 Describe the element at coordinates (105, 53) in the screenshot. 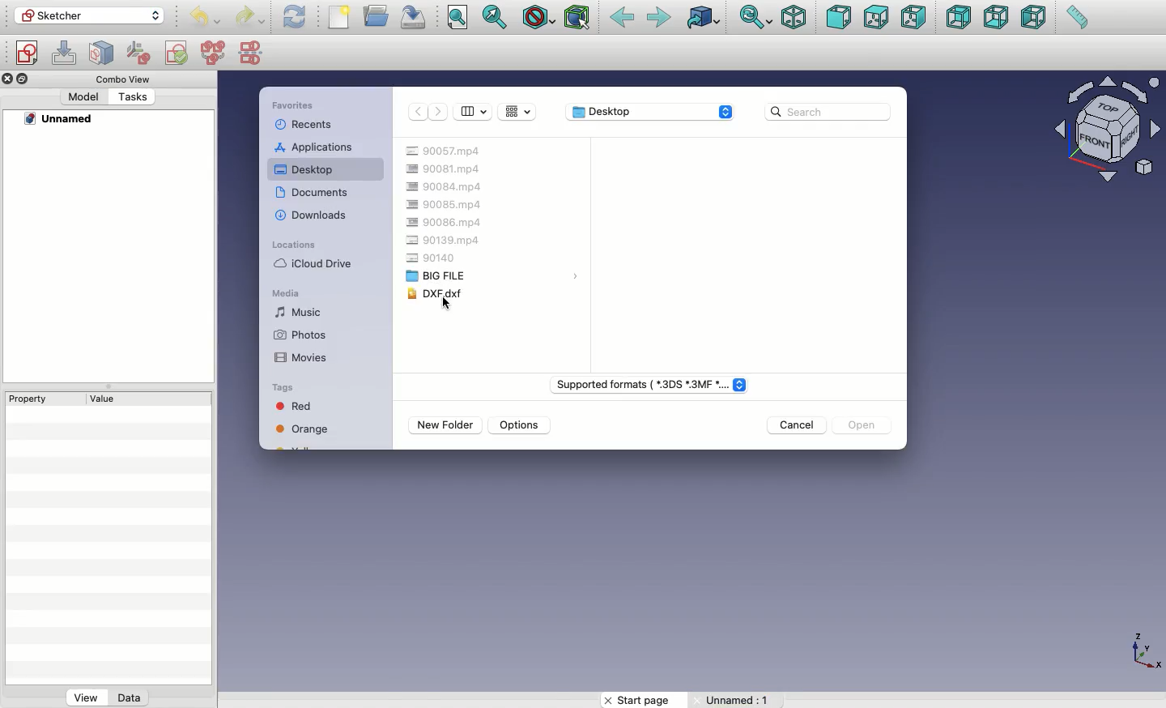

I see `Map sketch to face` at that location.